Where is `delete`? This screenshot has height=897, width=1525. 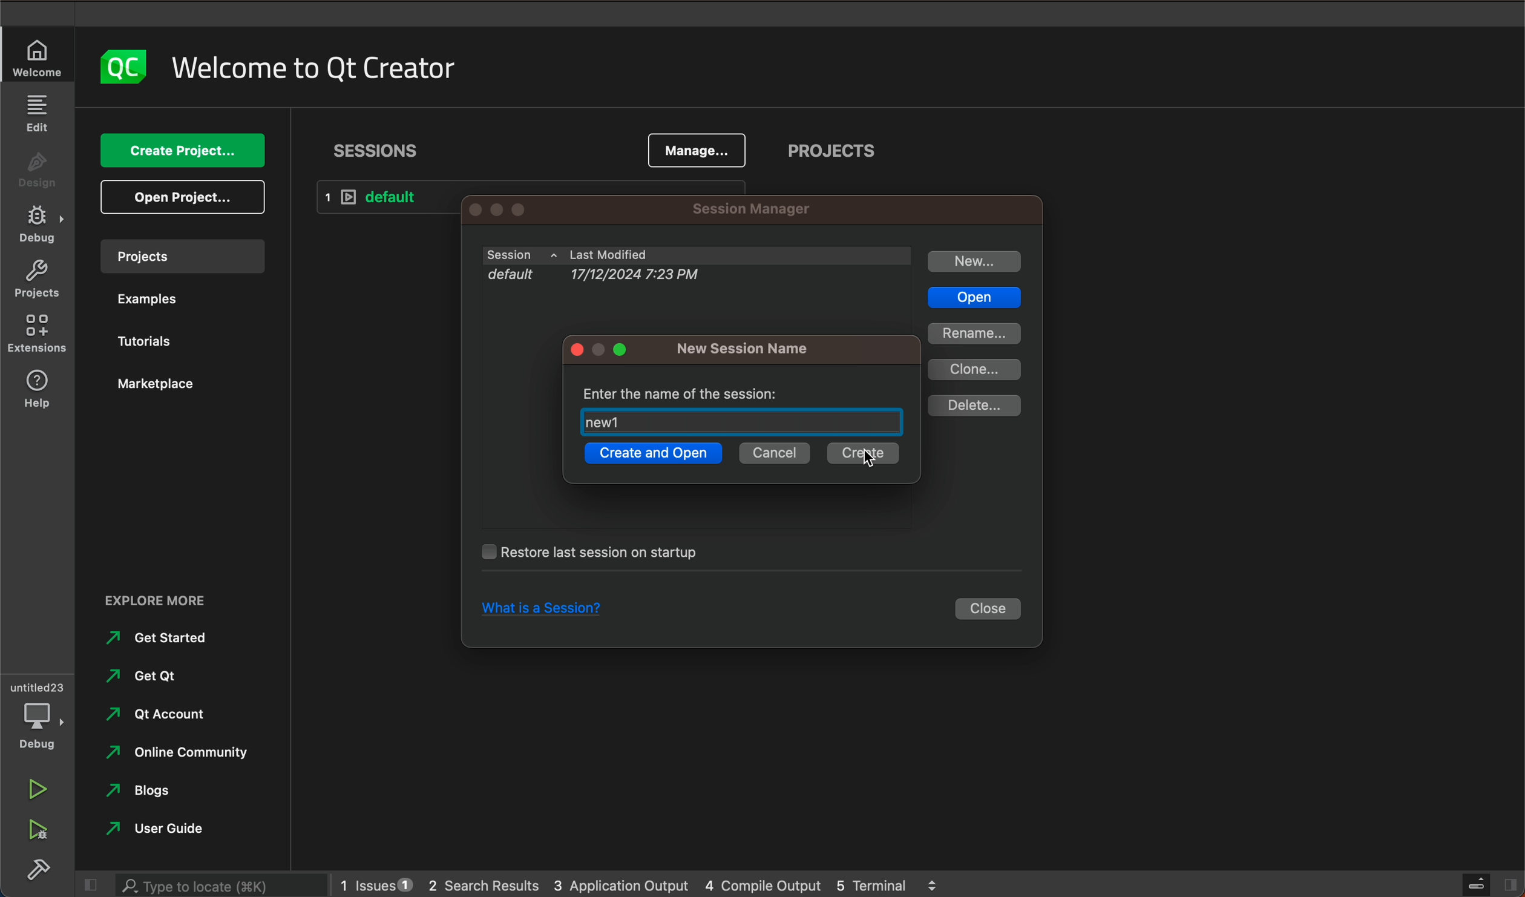
delete is located at coordinates (974, 406).